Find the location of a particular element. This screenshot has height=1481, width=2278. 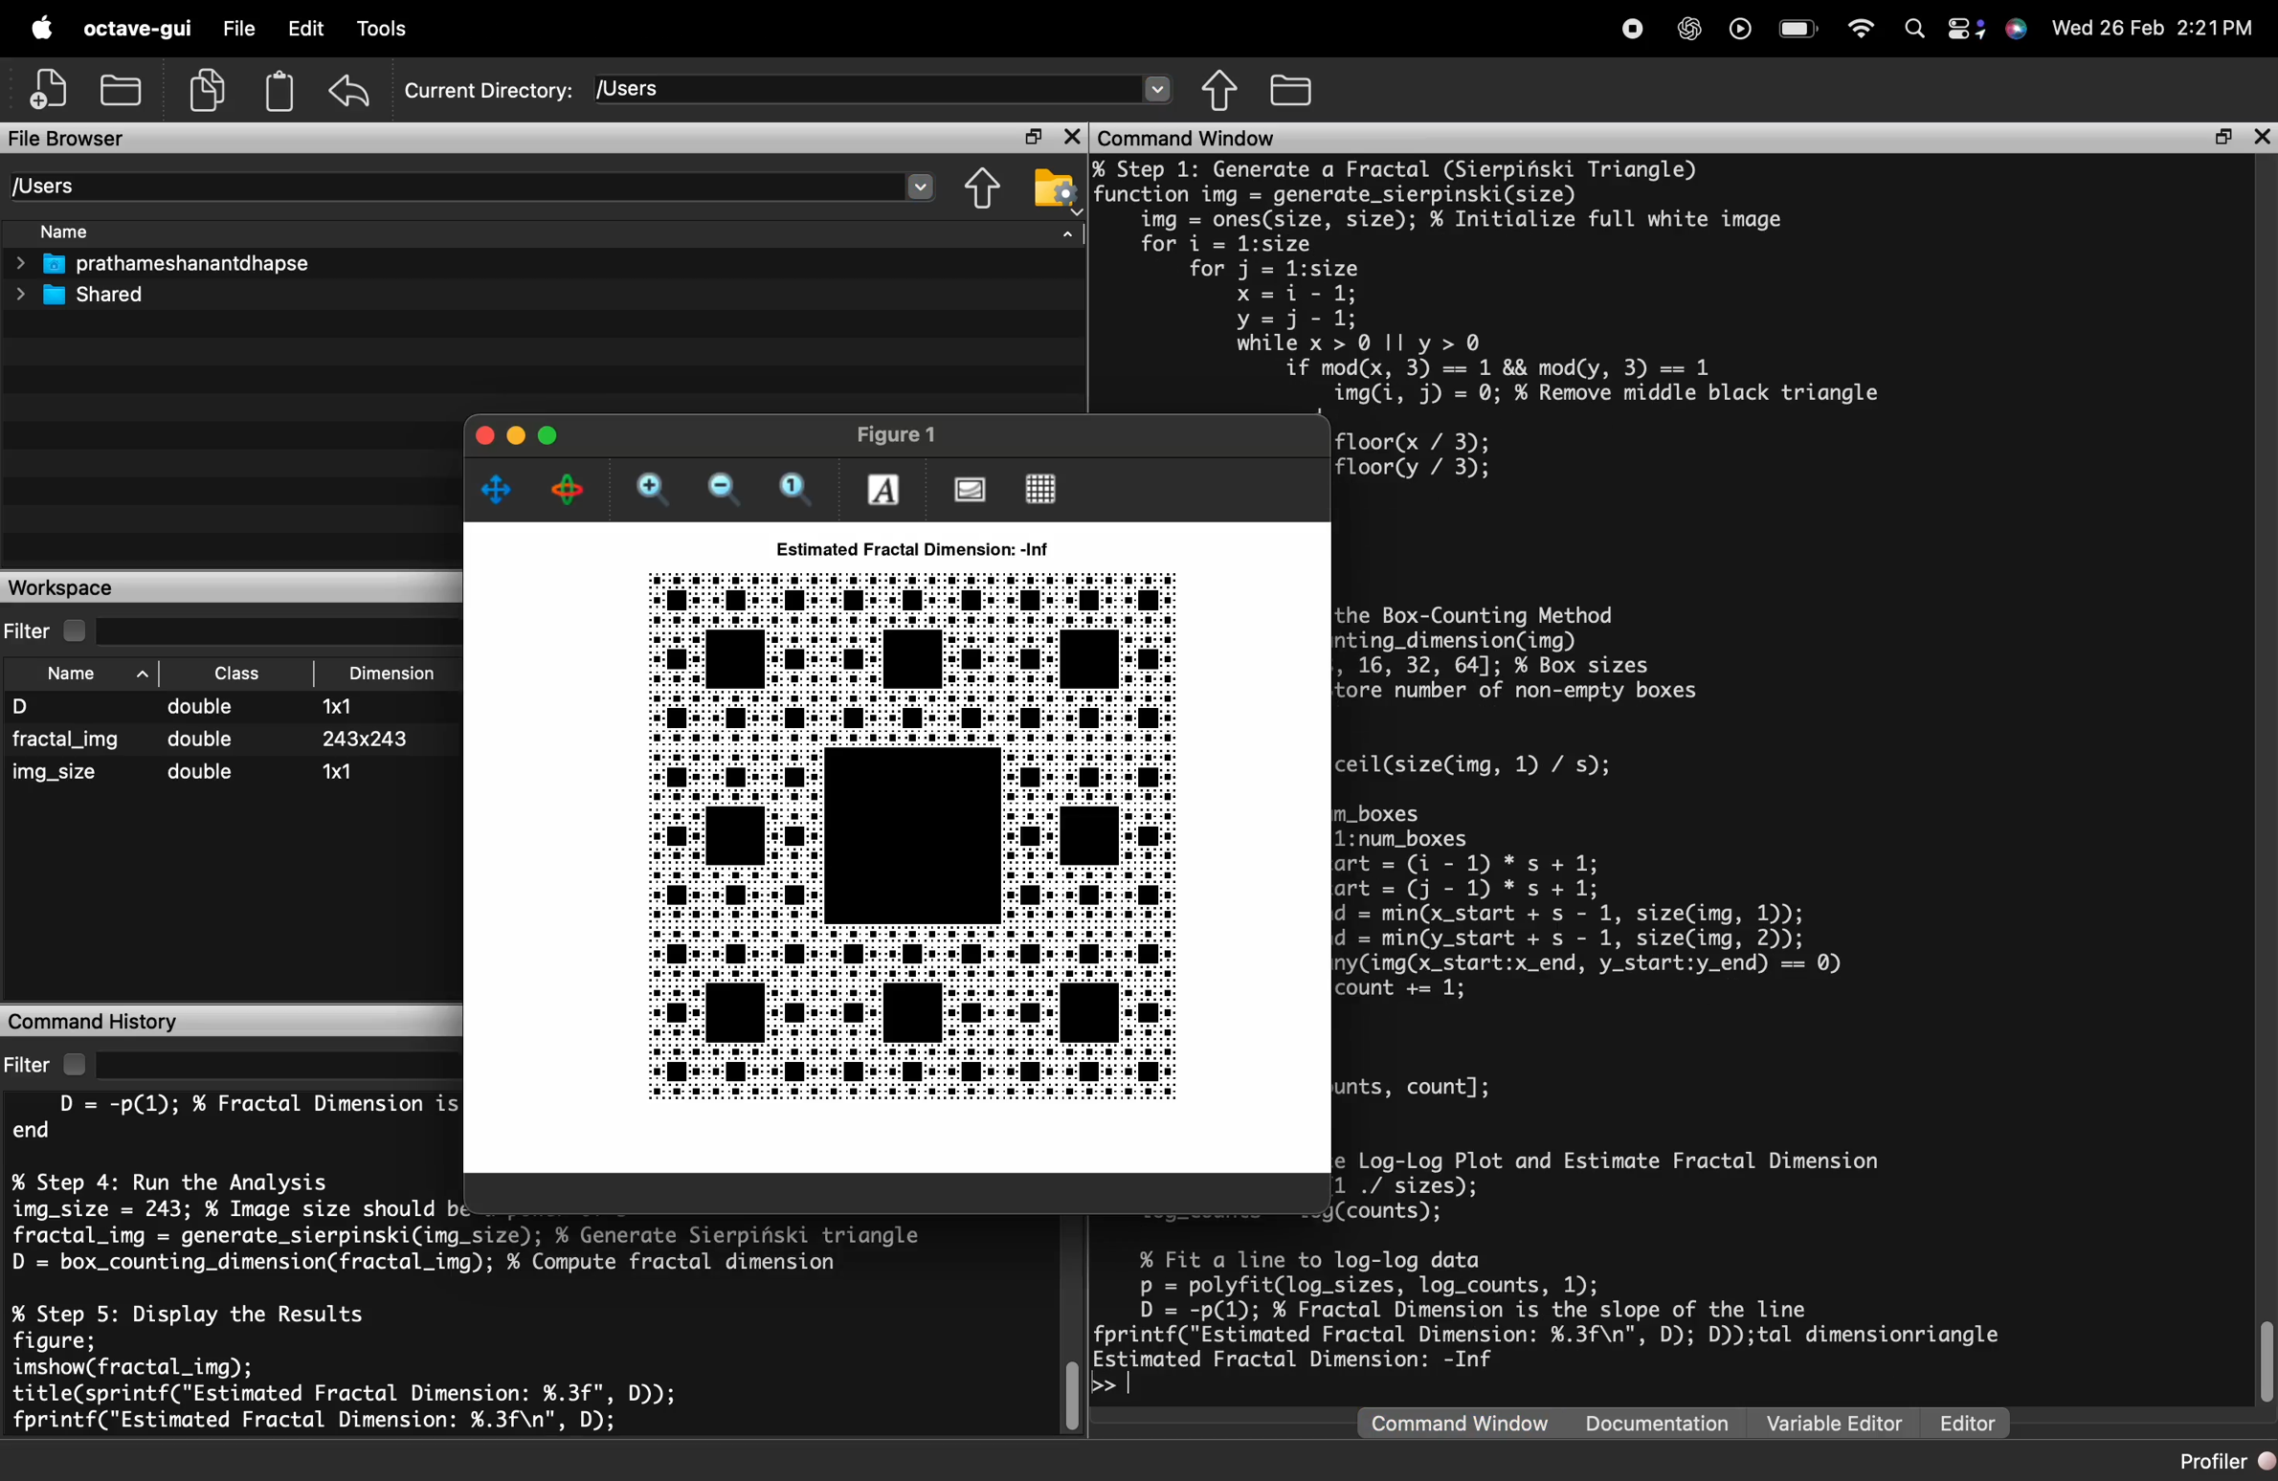

Class is located at coordinates (239, 672).